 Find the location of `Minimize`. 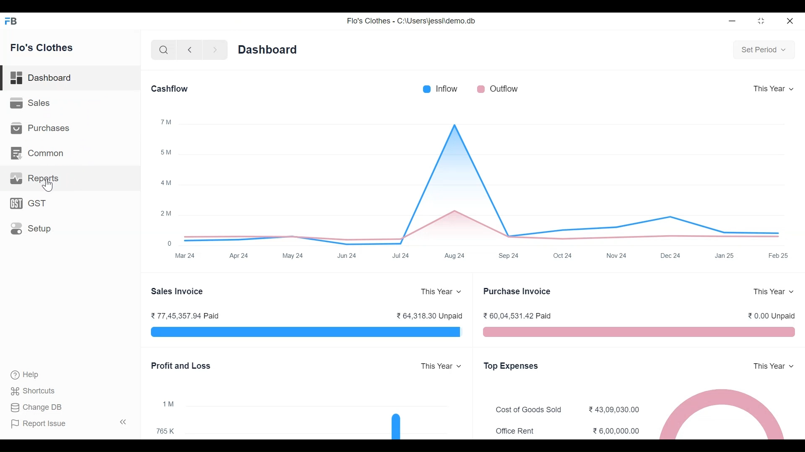

Minimize is located at coordinates (733, 21).